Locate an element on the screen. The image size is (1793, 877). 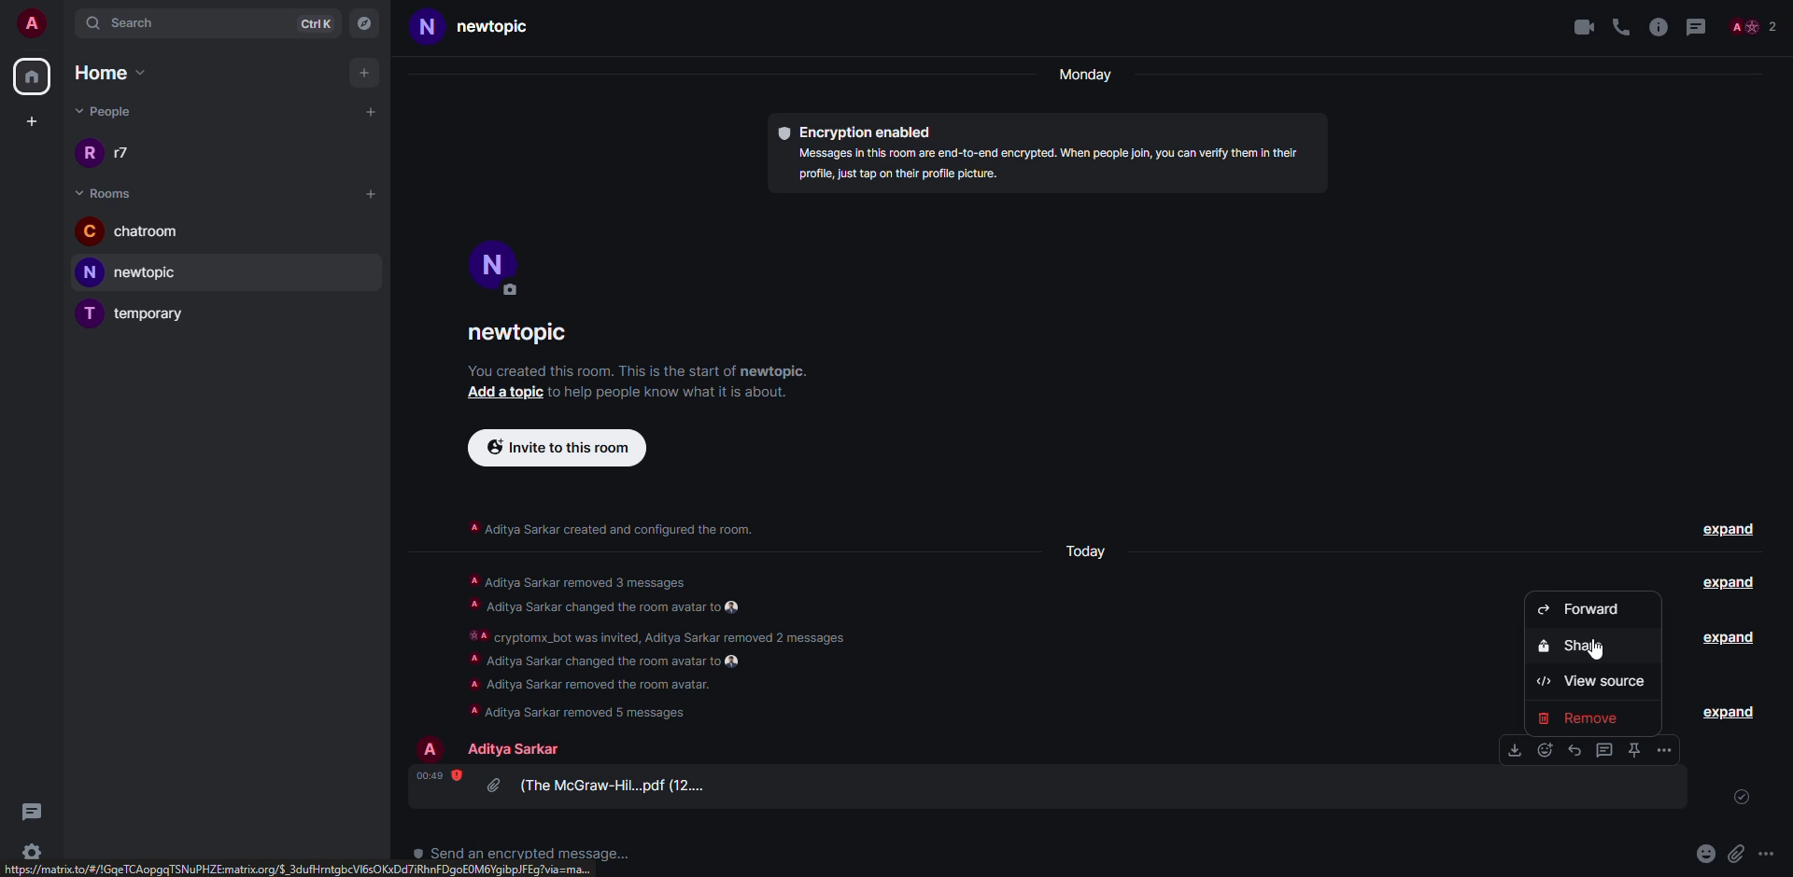
ctrlK is located at coordinates (318, 21).